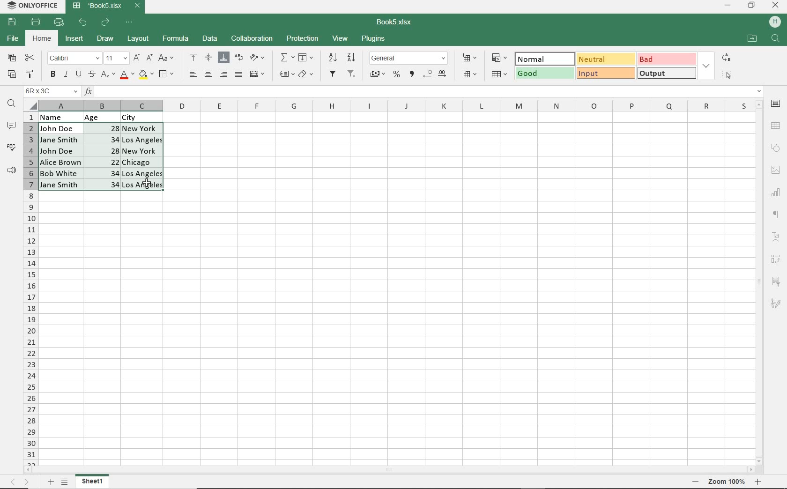 The image size is (787, 489). Describe the element at coordinates (341, 38) in the screenshot. I see `VIEW` at that location.